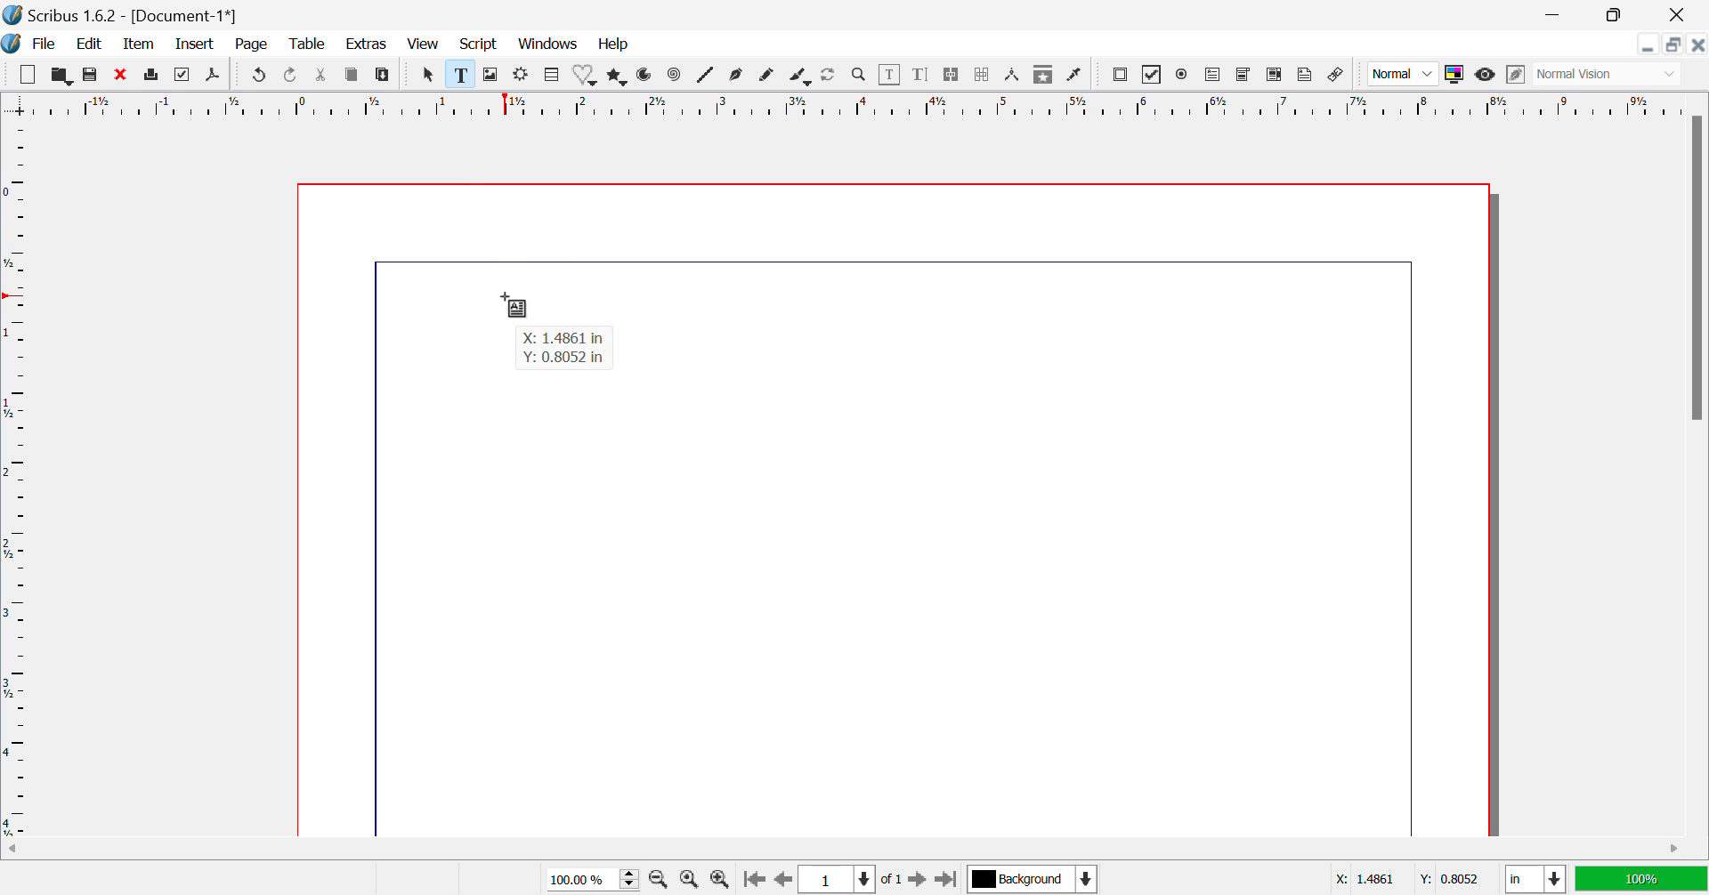 This screenshot has height=895, width=1709. Describe the element at coordinates (949, 77) in the screenshot. I see `Link Text Frames` at that location.